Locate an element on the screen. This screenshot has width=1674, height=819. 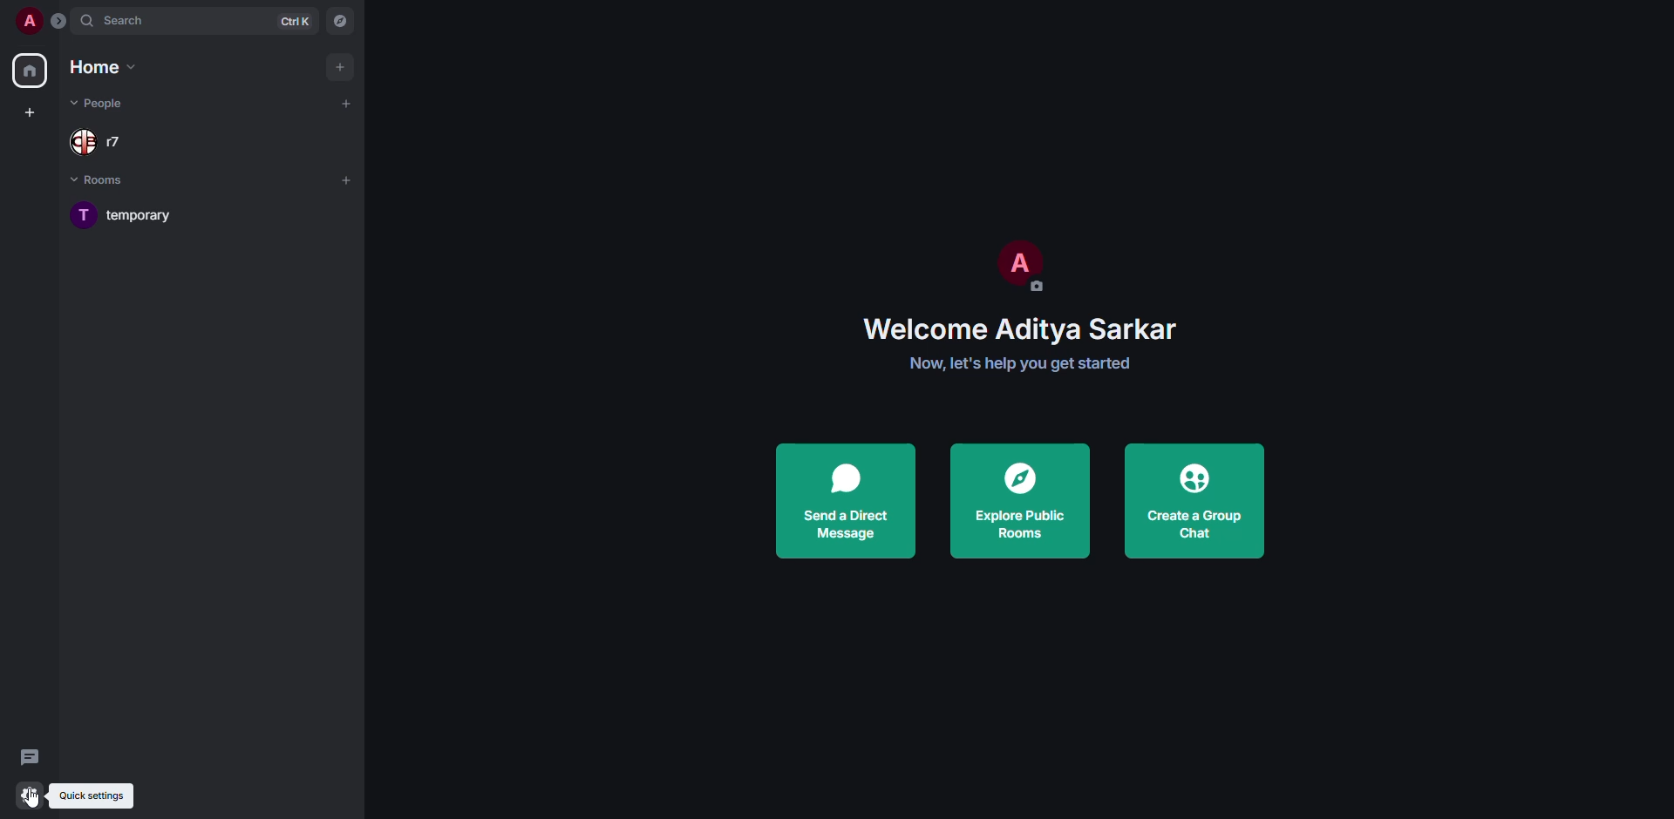
rooms is located at coordinates (108, 181).